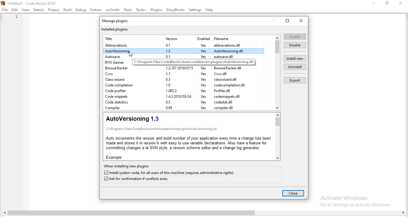  What do you see at coordinates (372, 3) in the screenshot?
I see `minimise` at bounding box center [372, 3].